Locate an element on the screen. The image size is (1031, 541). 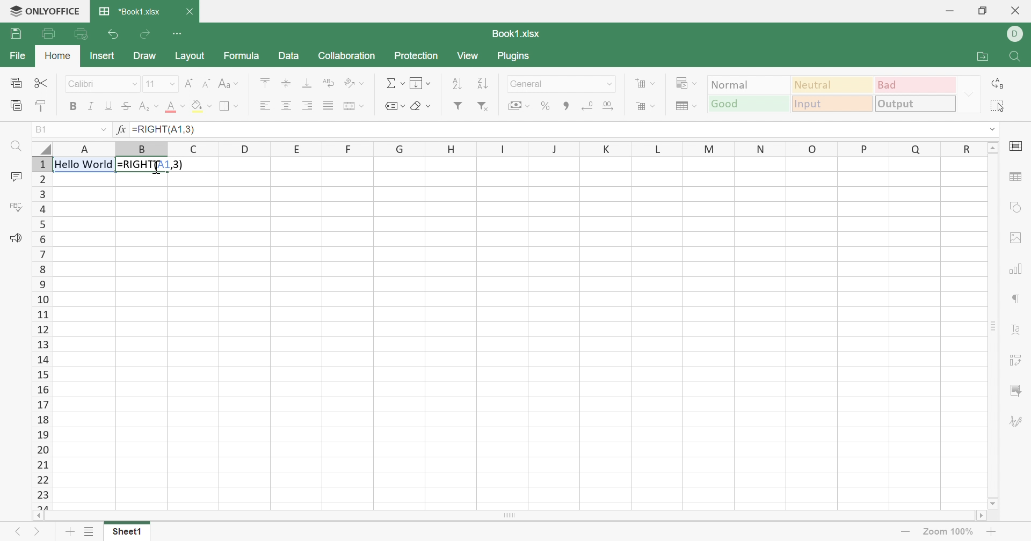
Increase cells is located at coordinates (644, 83).